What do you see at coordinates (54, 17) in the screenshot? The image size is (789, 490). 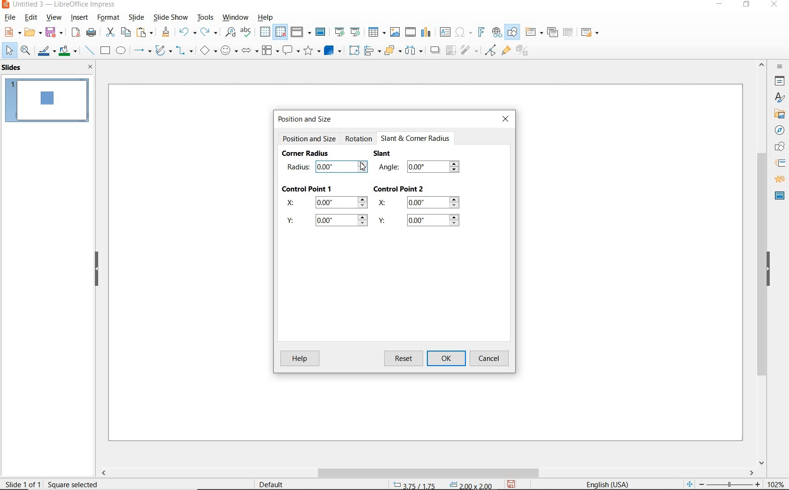 I see `view` at bounding box center [54, 17].